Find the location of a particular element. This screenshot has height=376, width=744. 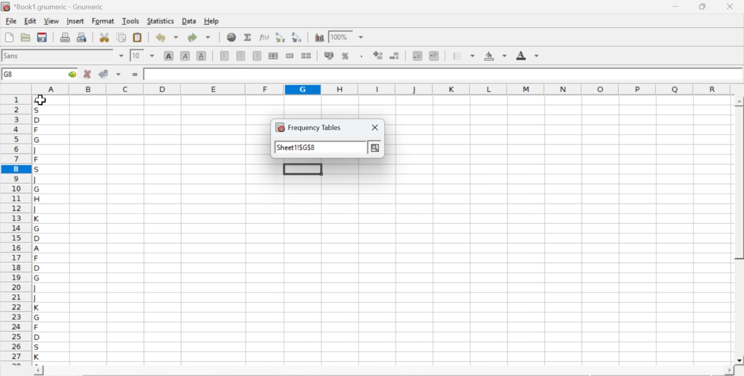

undo is located at coordinates (166, 38).